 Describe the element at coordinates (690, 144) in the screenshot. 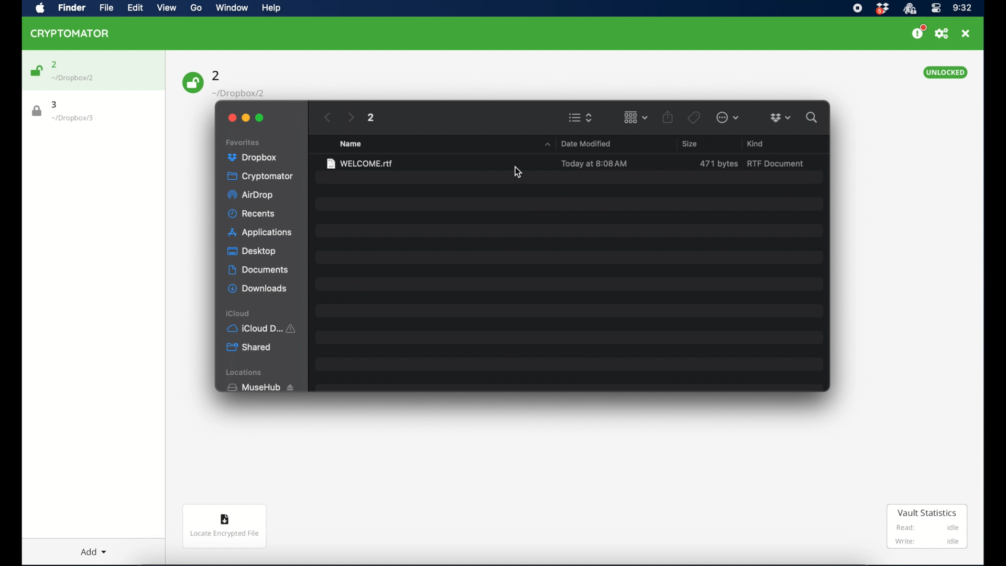

I see `size` at that location.